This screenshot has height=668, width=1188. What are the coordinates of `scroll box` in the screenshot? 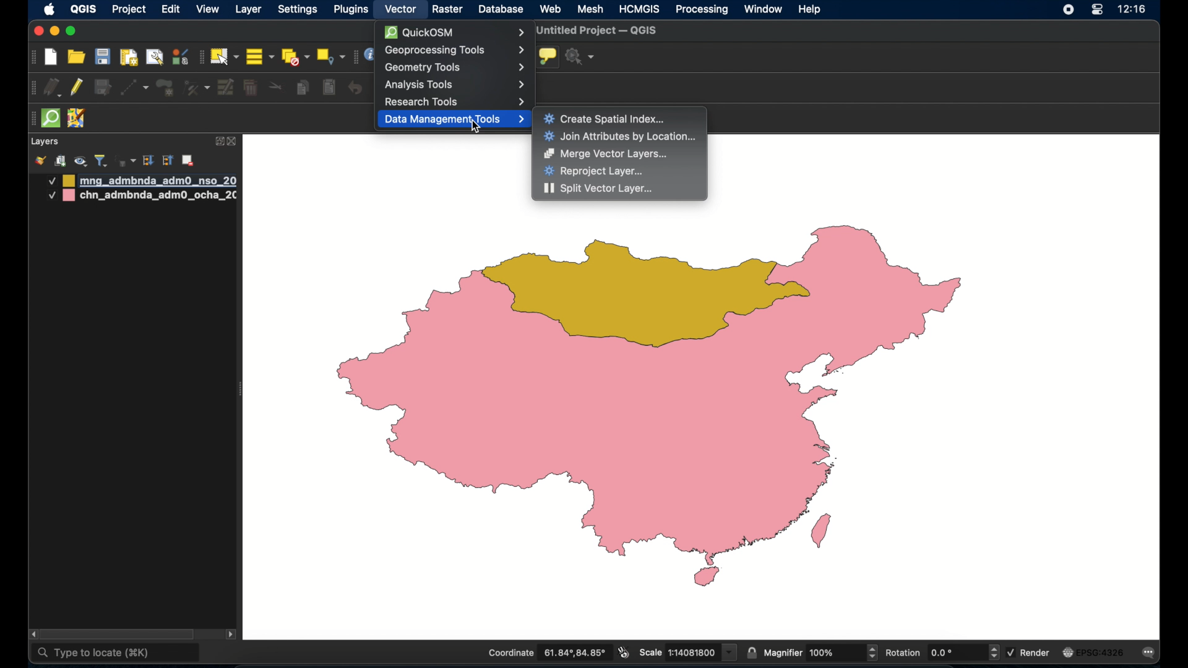 It's located at (122, 633).